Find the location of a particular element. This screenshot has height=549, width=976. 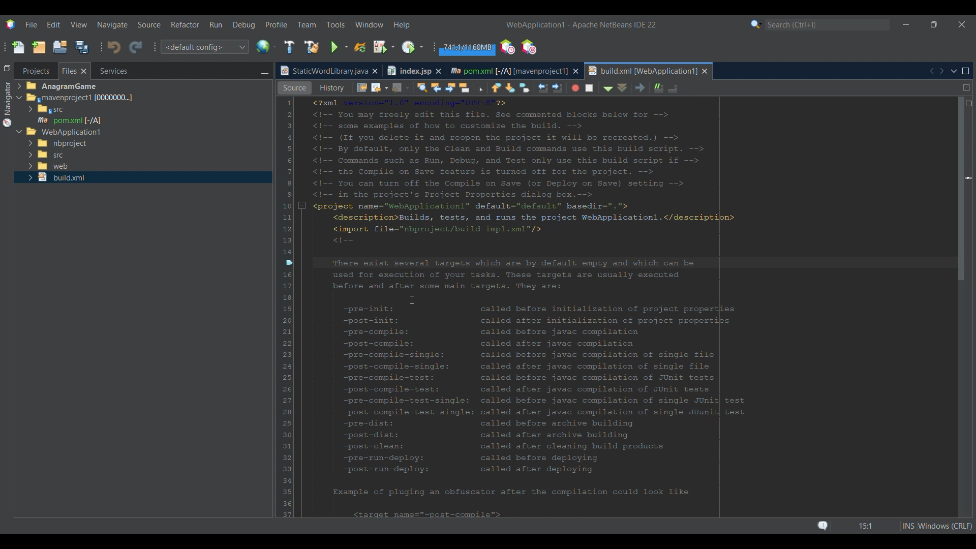

View menu is located at coordinates (79, 25).